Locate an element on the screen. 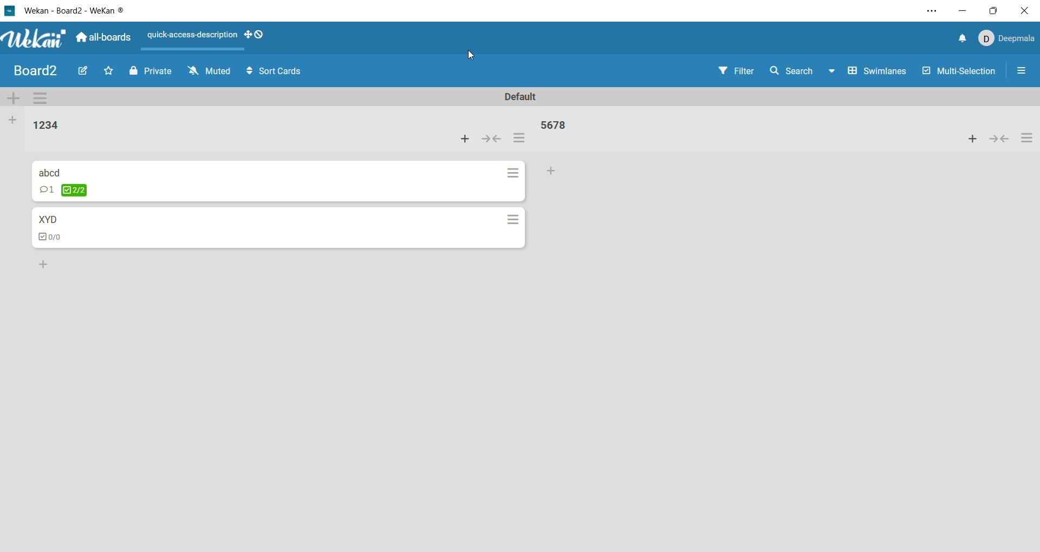 The image size is (1040, 552). minimize is located at coordinates (964, 12).